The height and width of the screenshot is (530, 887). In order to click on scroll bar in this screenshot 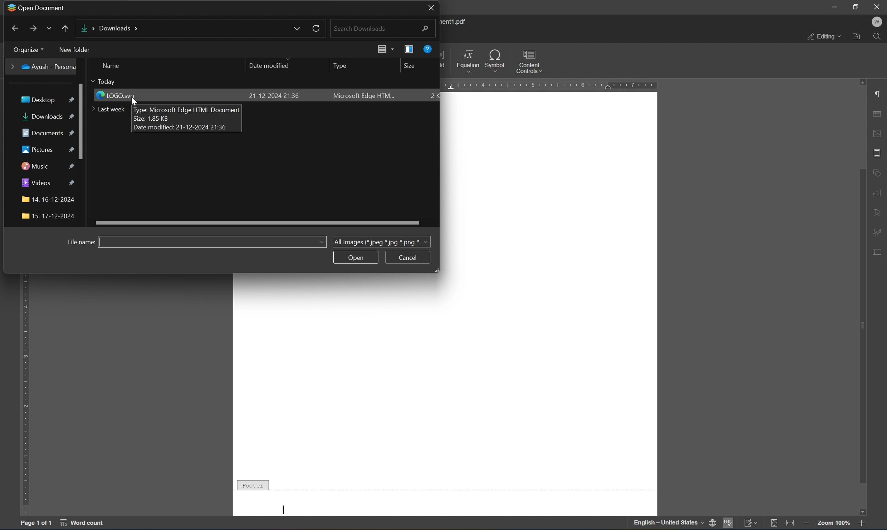, I will do `click(258, 222)`.